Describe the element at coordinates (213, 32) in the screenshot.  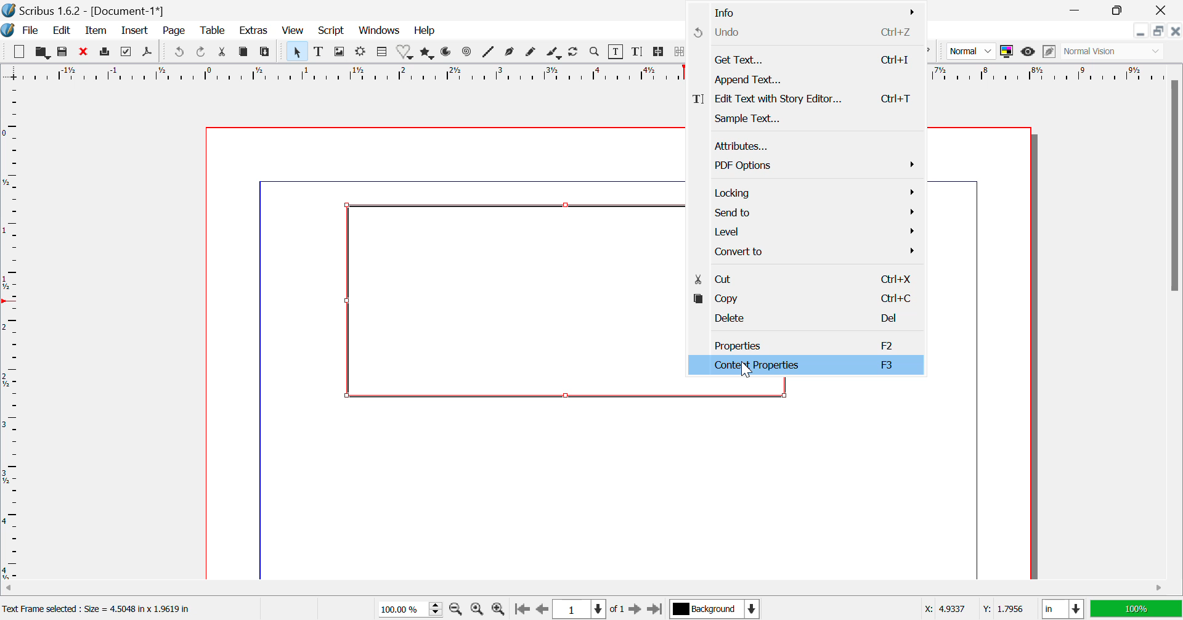
I see `Table` at that location.